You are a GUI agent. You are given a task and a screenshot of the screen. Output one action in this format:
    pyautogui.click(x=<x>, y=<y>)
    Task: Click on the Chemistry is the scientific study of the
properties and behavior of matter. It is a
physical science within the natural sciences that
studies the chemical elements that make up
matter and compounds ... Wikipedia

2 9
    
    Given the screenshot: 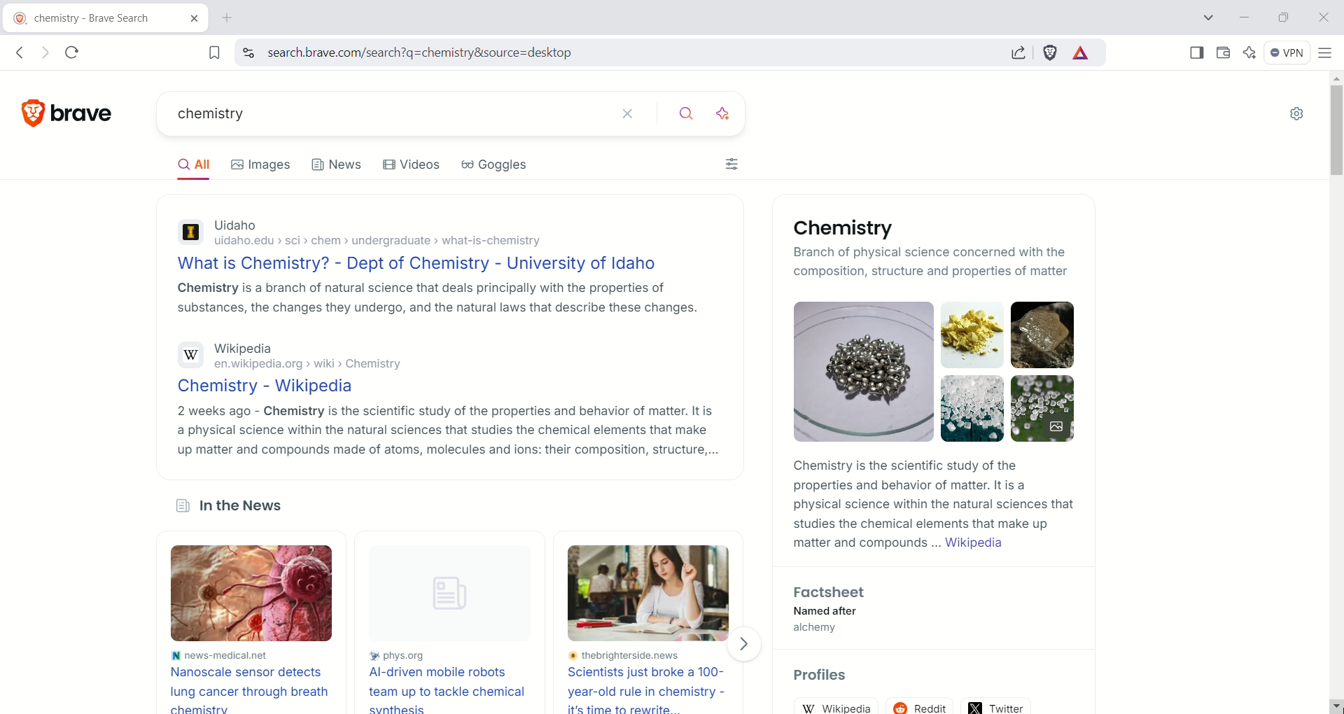 What is the action you would take?
    pyautogui.click(x=931, y=508)
    